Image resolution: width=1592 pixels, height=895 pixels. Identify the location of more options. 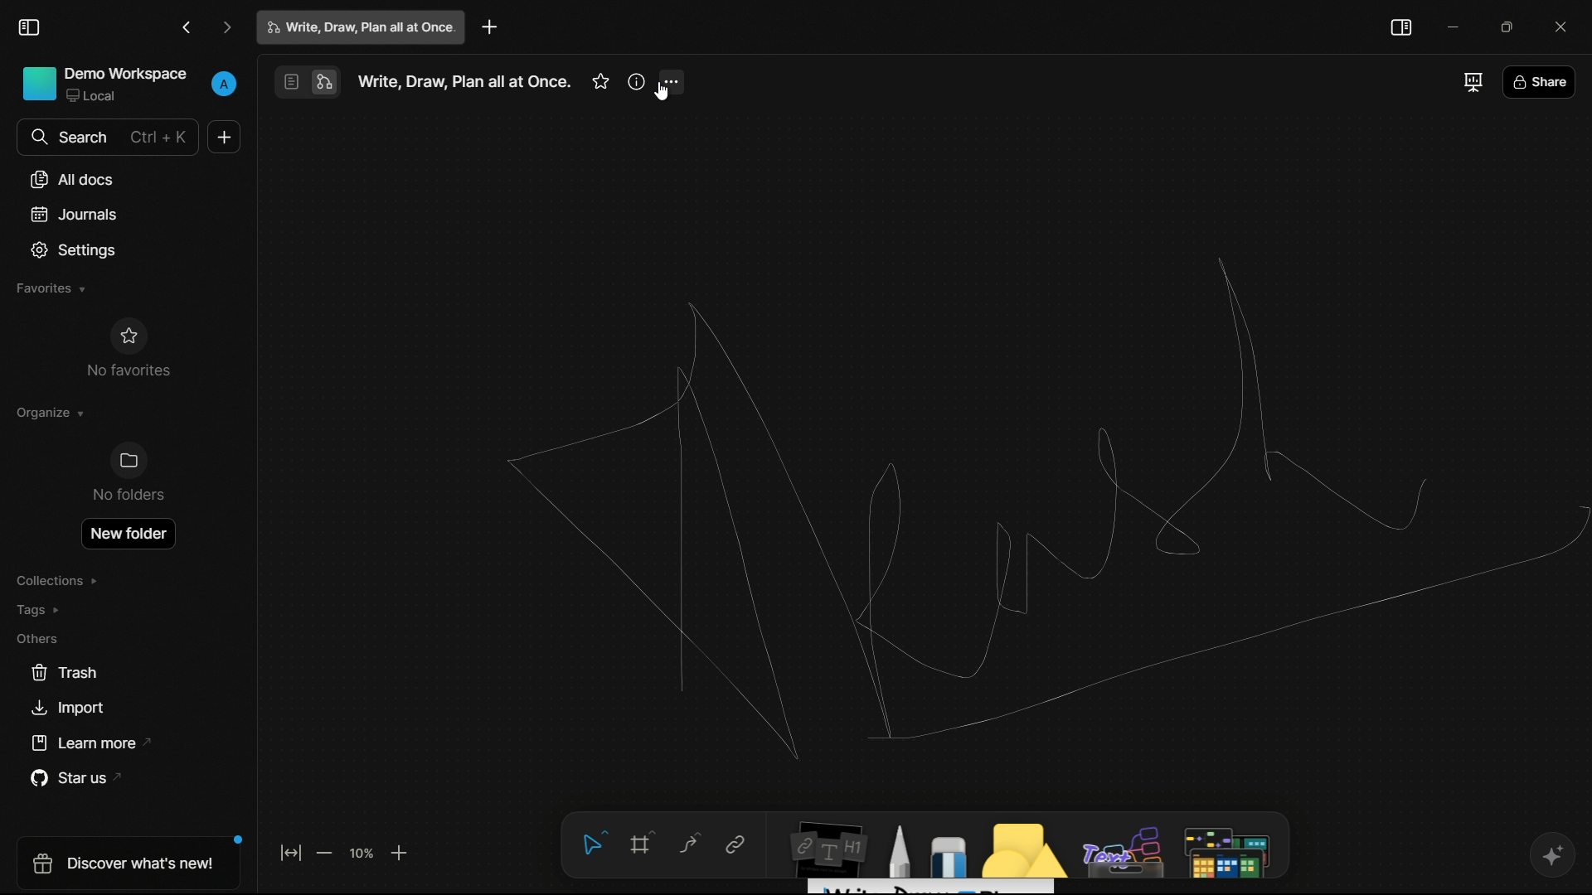
(674, 83).